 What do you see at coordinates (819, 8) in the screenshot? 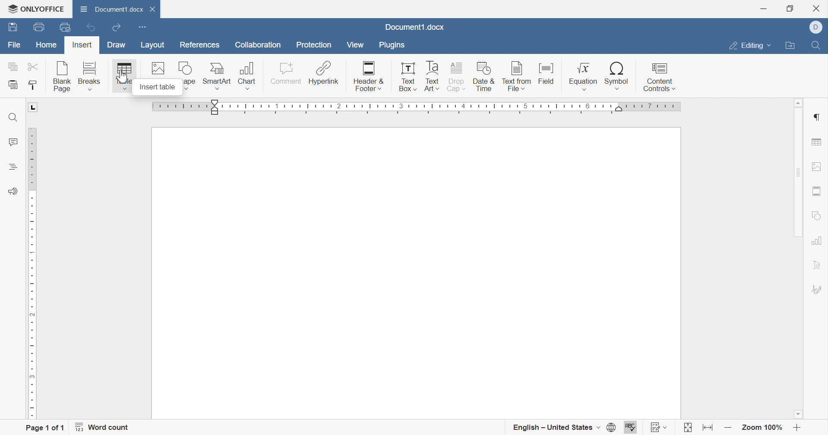
I see `Close` at bounding box center [819, 8].